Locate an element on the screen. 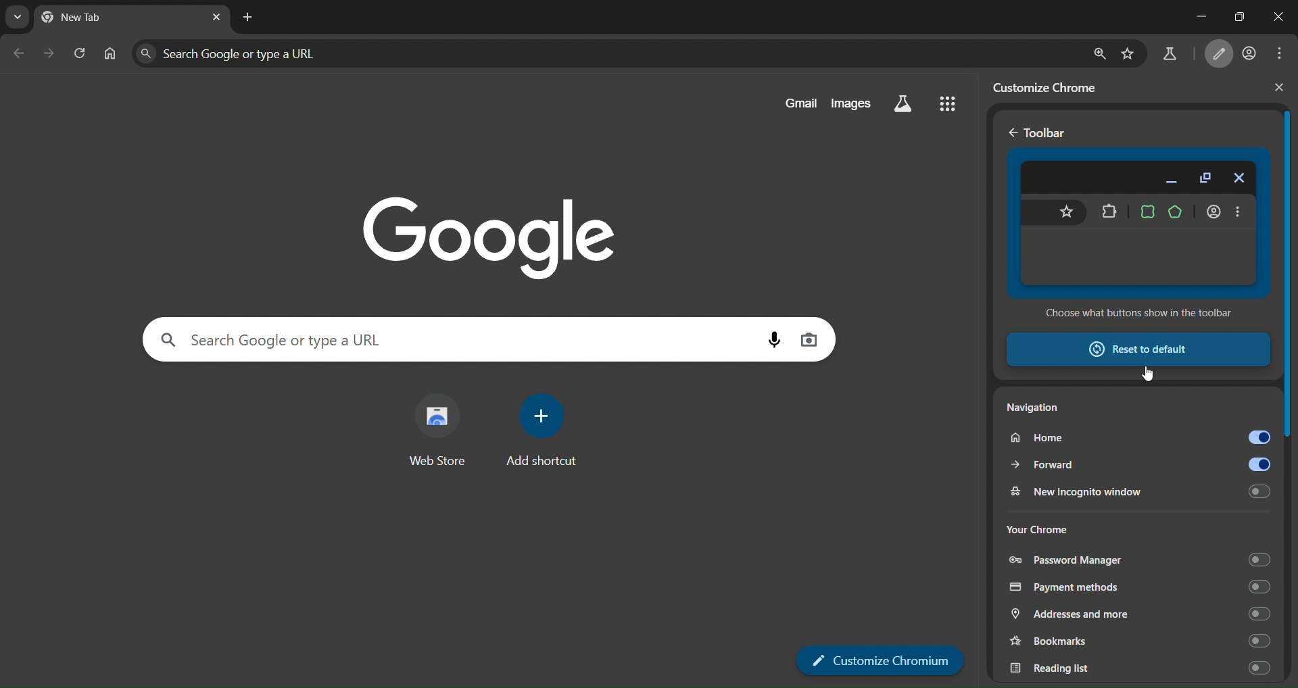  go back one page is located at coordinates (17, 55).